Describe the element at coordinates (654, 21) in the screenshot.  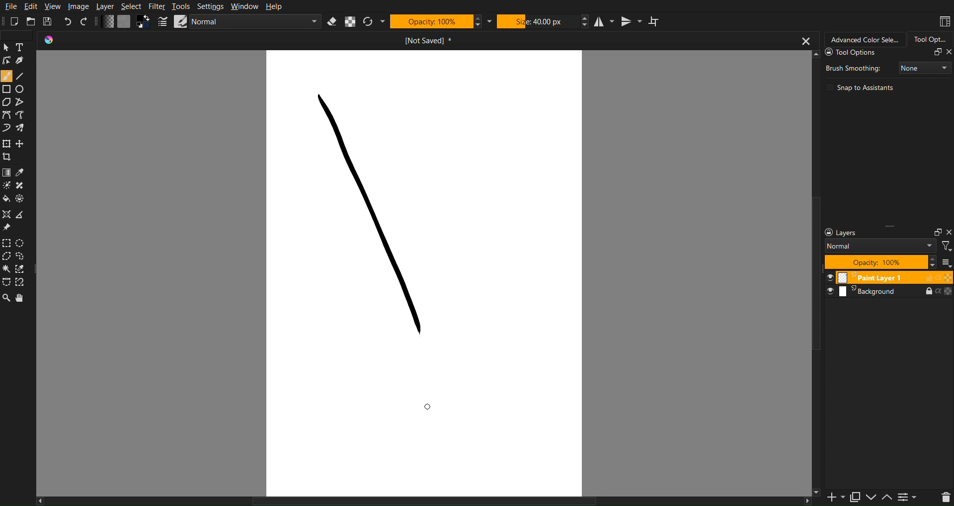
I see `Wrap Around` at that location.